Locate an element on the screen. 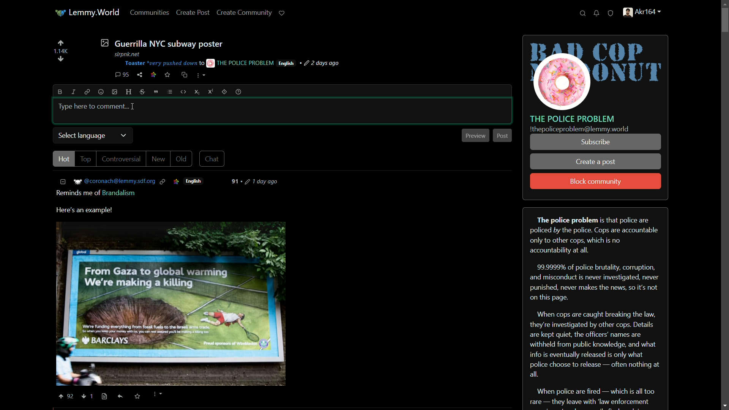 This screenshot has width=729, height=410. more options is located at coordinates (201, 76).